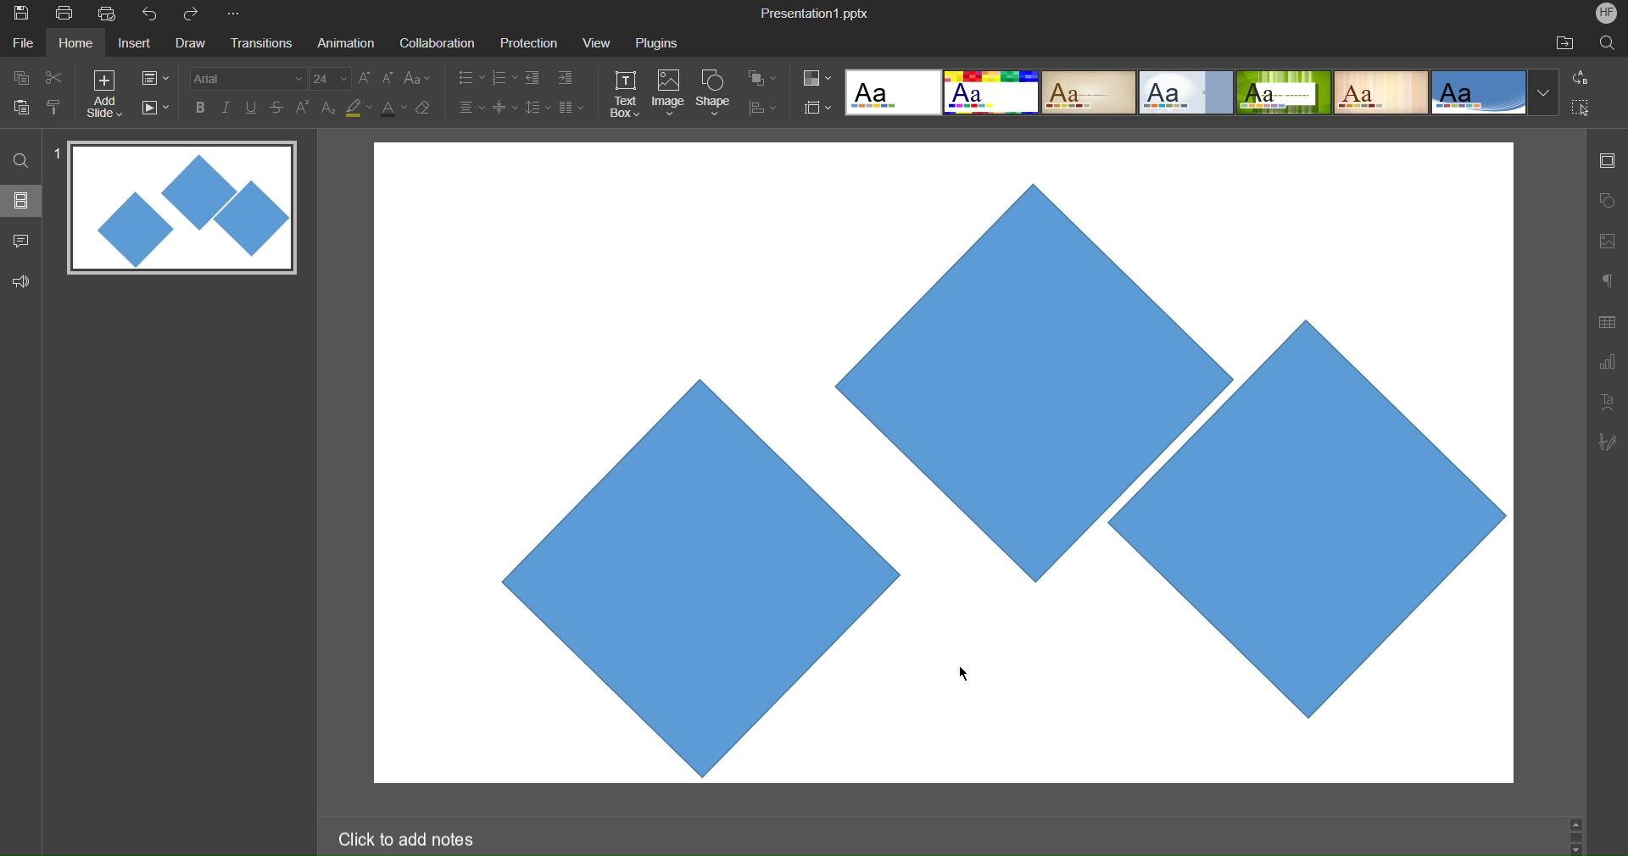  I want to click on copy, so click(19, 77).